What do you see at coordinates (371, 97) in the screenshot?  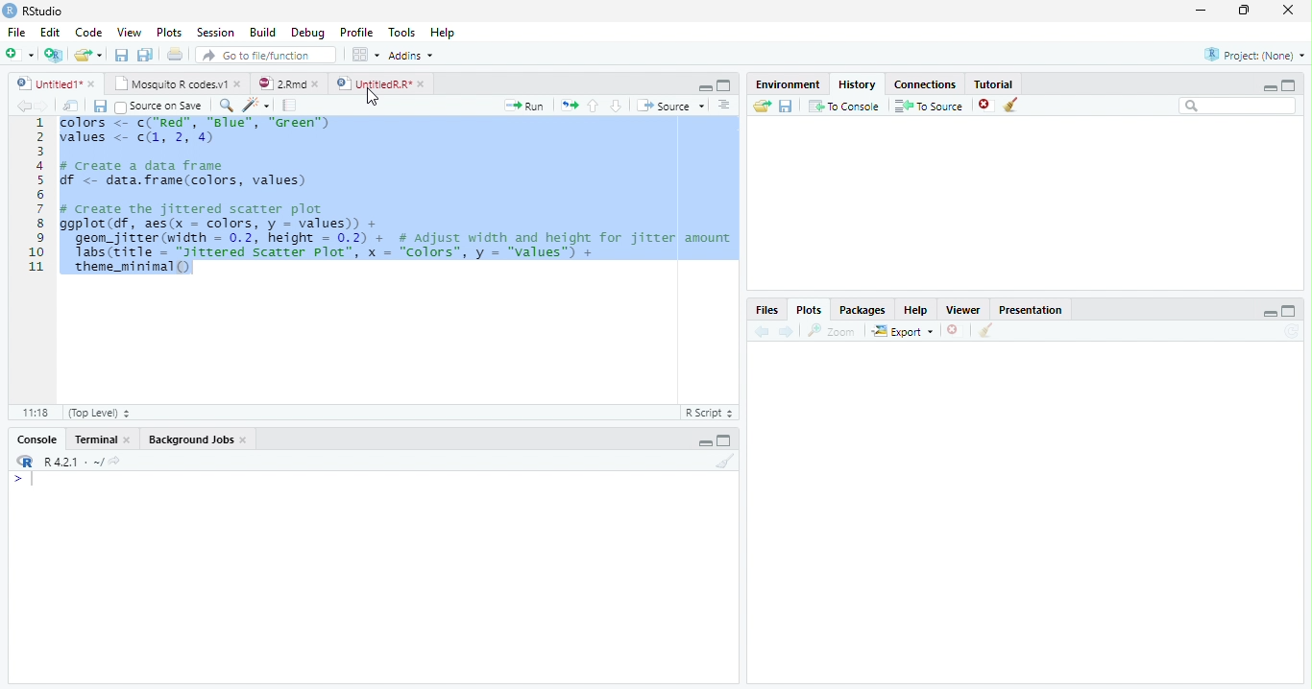 I see `cursor` at bounding box center [371, 97].